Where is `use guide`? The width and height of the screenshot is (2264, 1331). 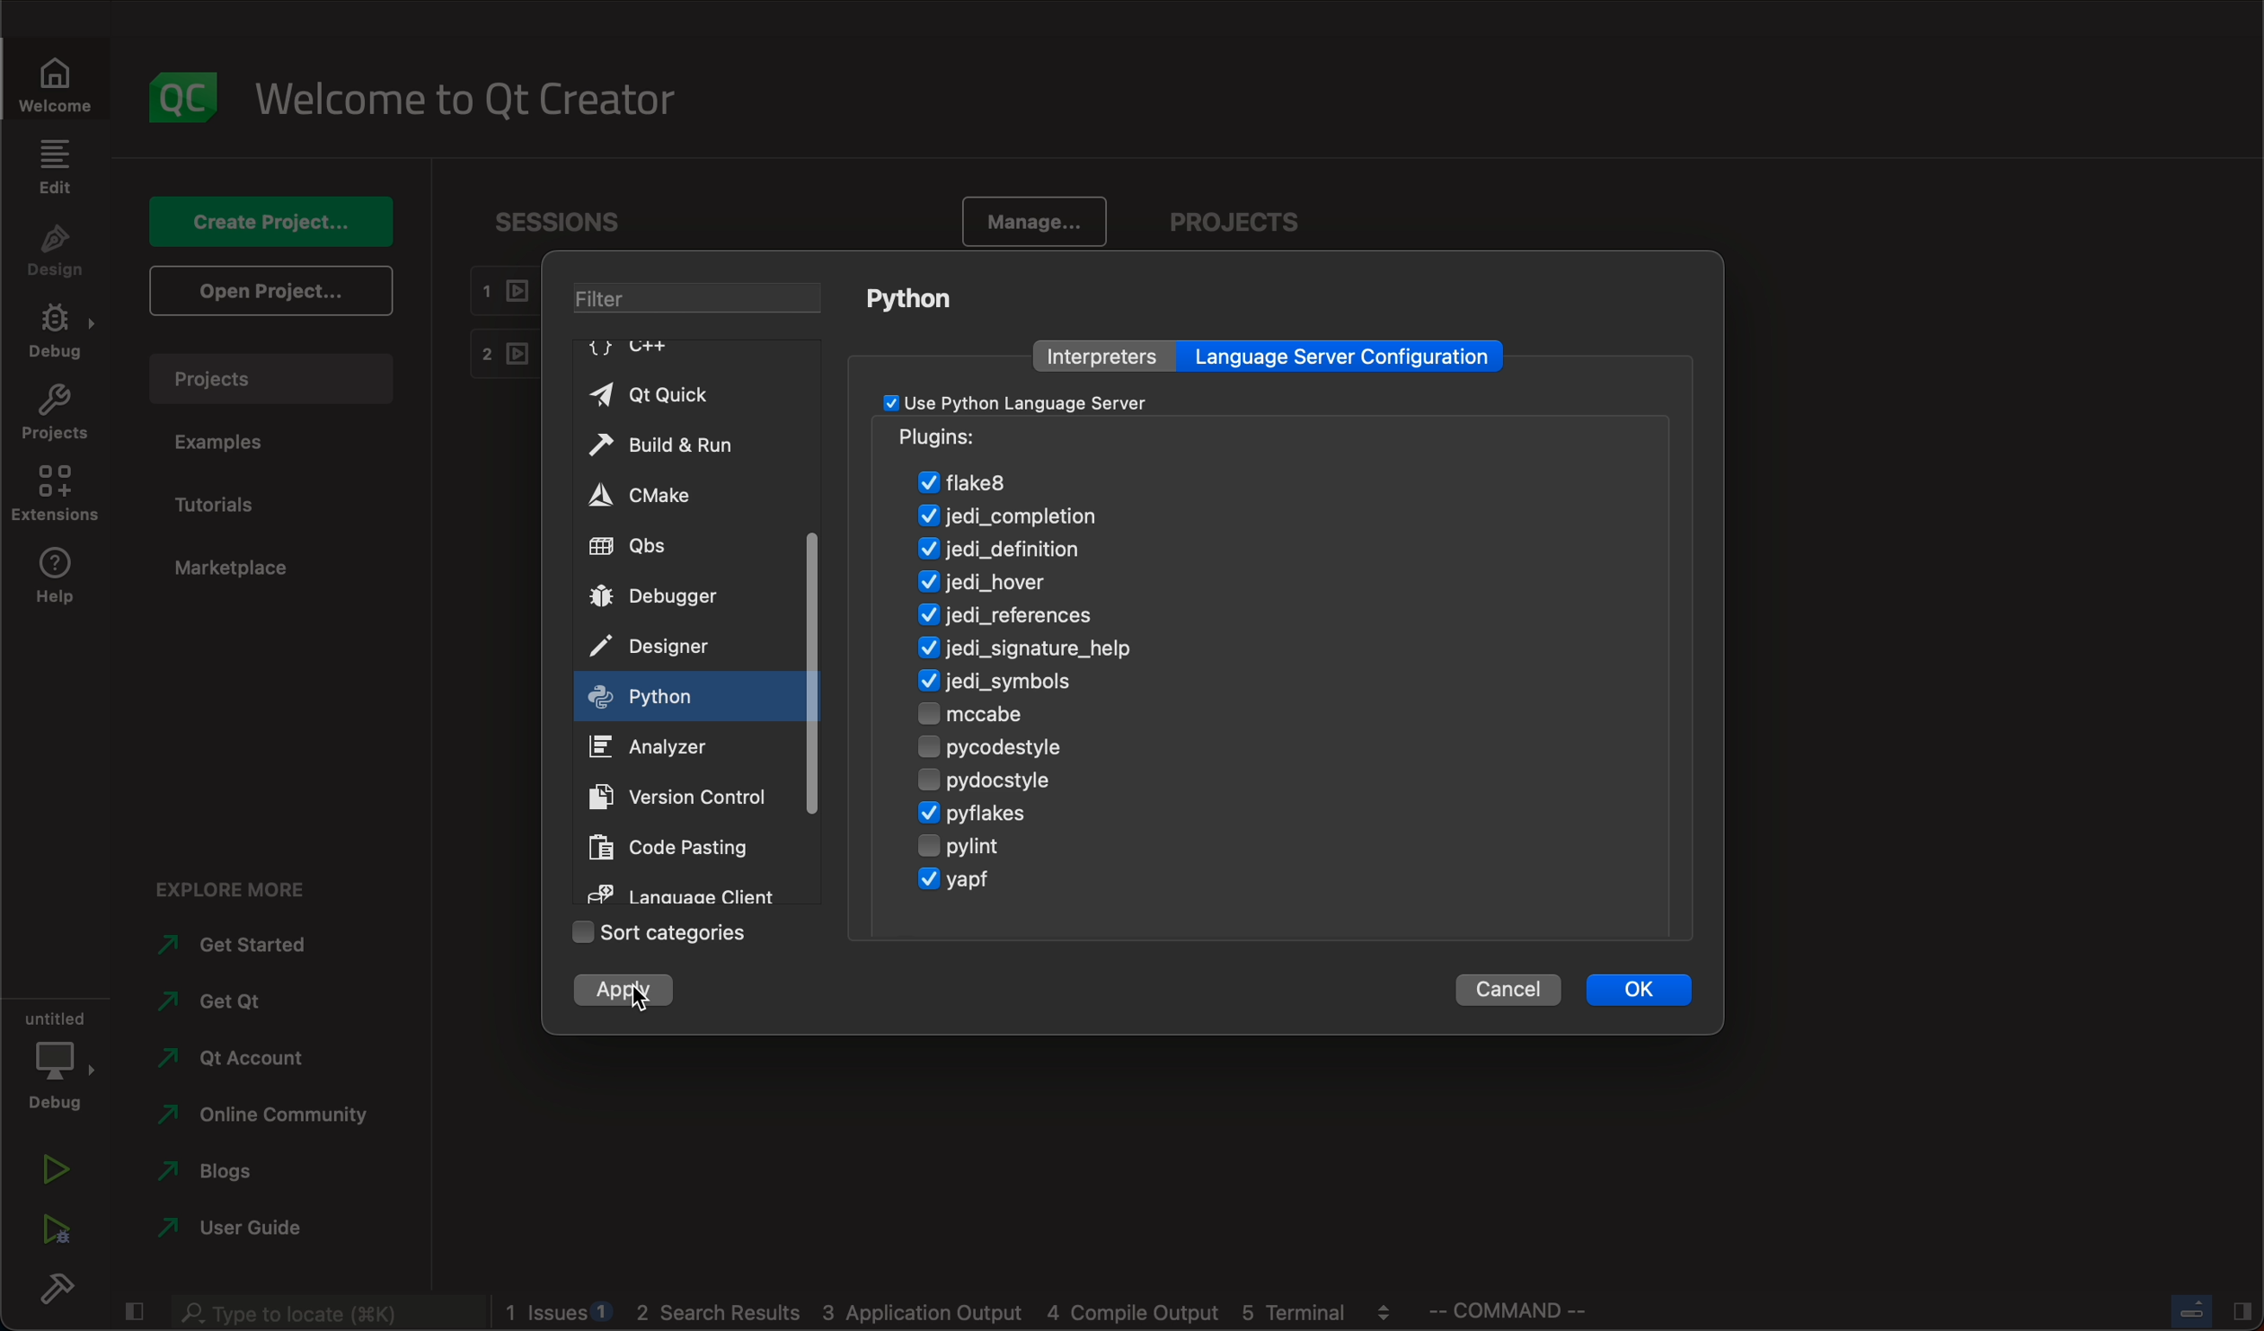
use guide is located at coordinates (234, 1230).